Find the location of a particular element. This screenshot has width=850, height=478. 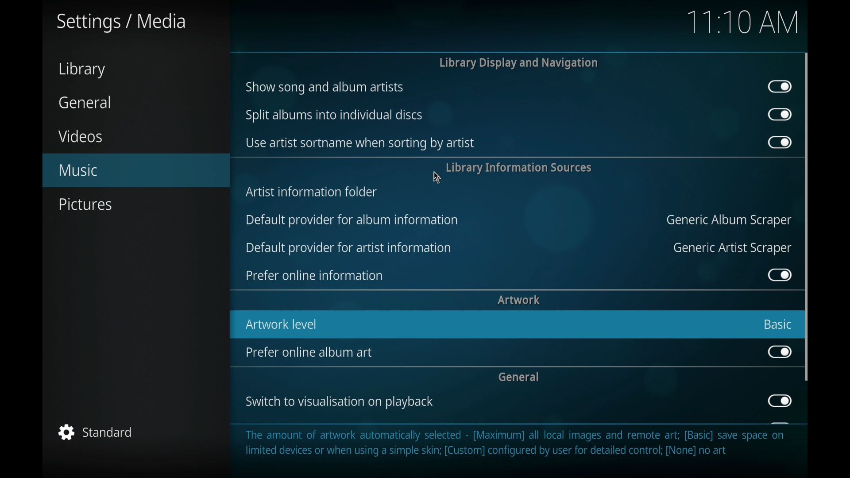

videos is located at coordinates (81, 136).